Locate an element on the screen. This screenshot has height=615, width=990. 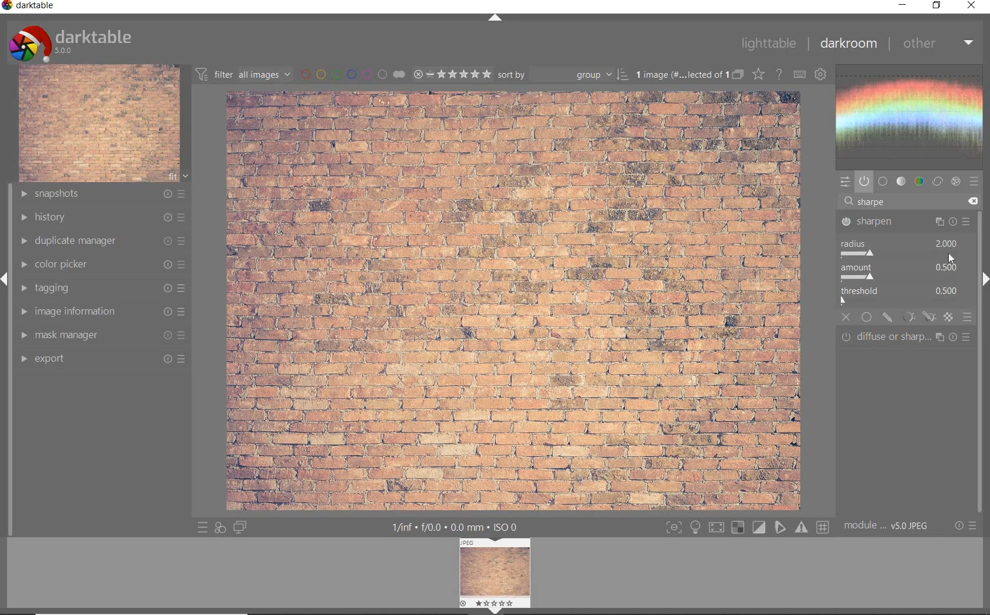
darkroom is located at coordinates (848, 44).